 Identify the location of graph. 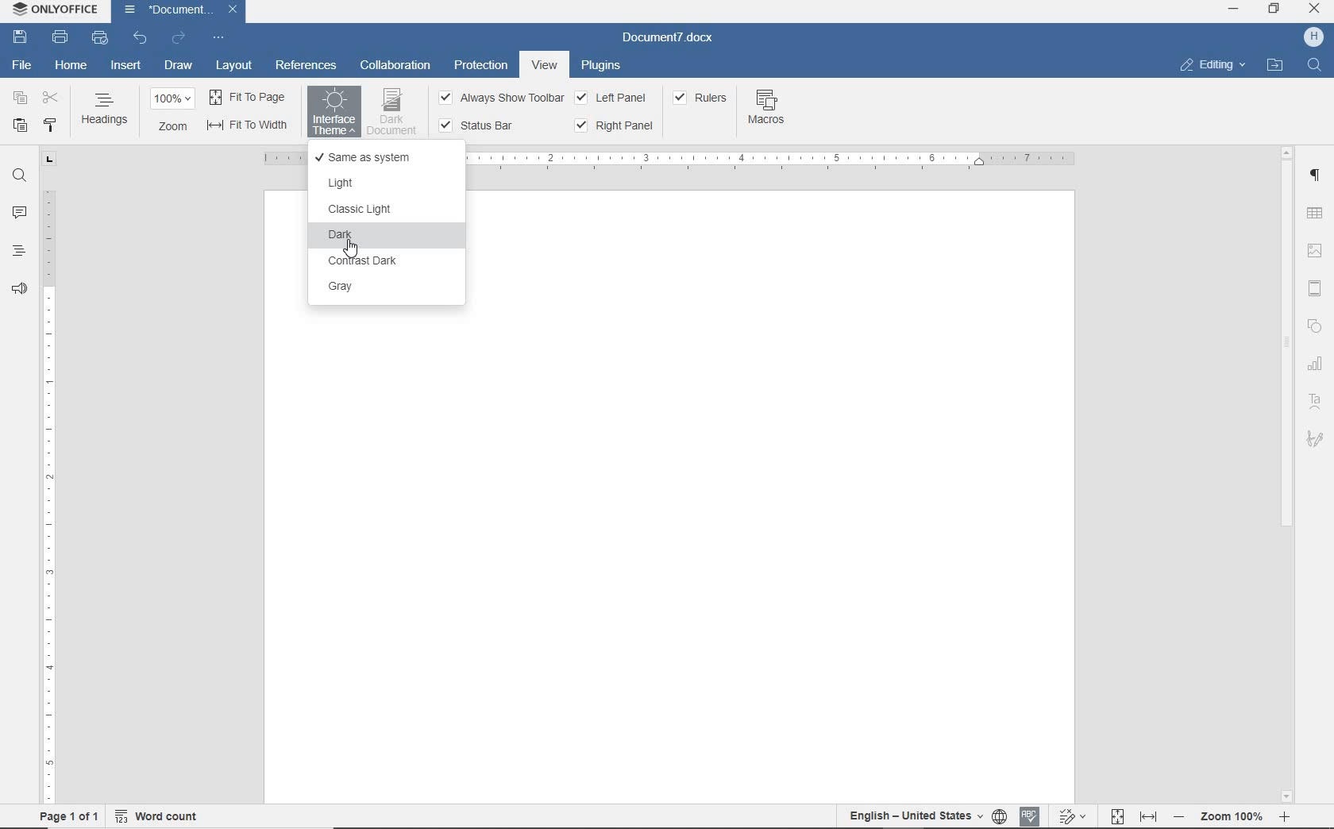
(1316, 364).